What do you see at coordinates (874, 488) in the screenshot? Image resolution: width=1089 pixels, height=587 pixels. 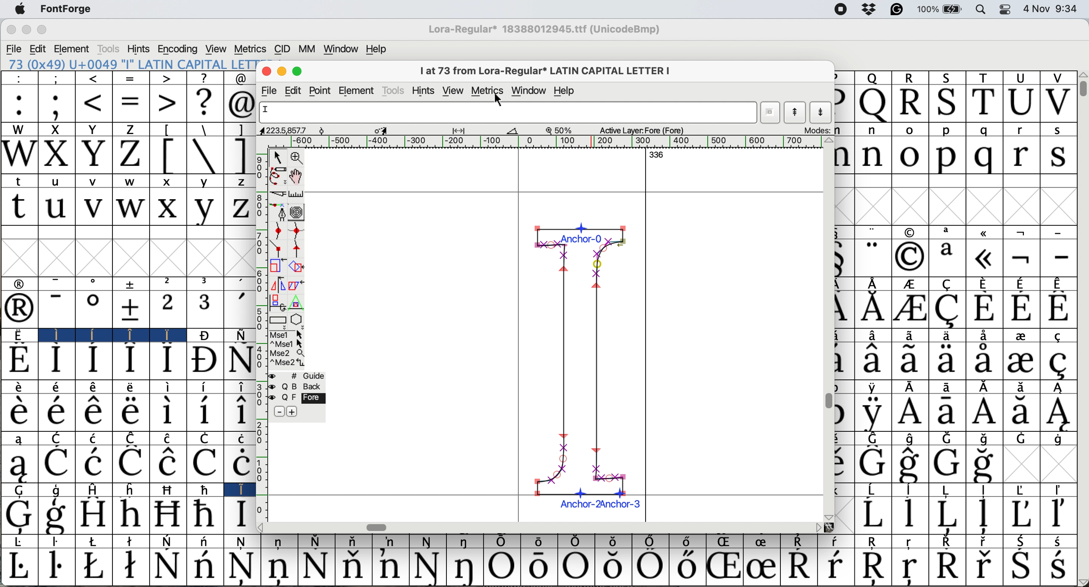 I see `Symbol` at bounding box center [874, 488].